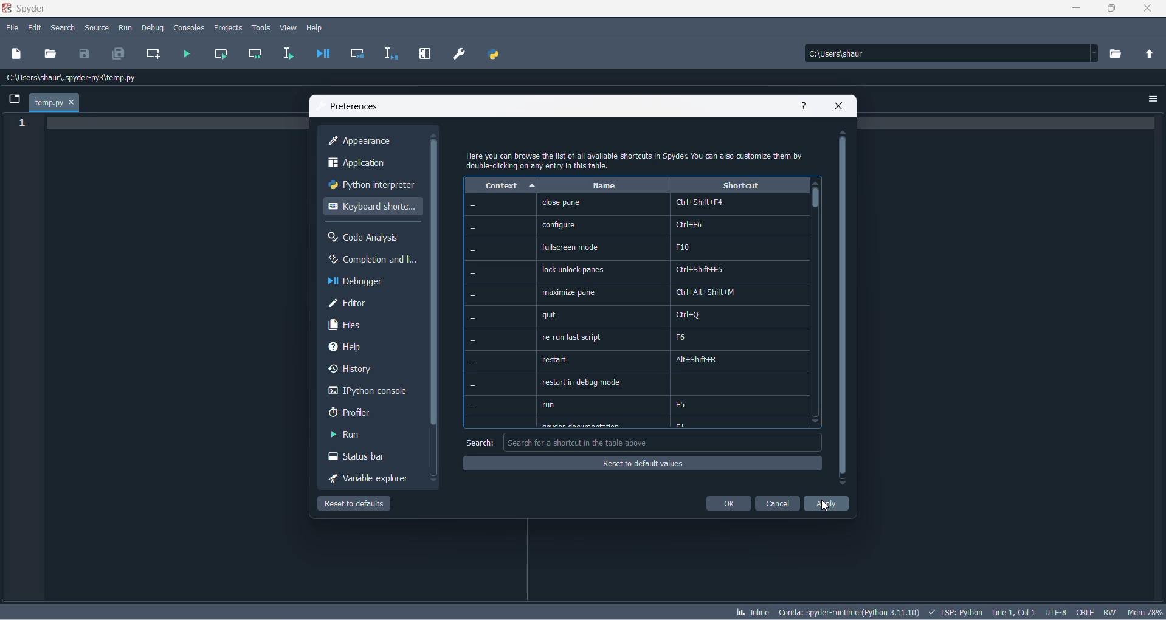 Image resolution: width=1166 pixels, height=620 pixels. Describe the element at coordinates (571, 247) in the screenshot. I see `fullscreen mode` at that location.